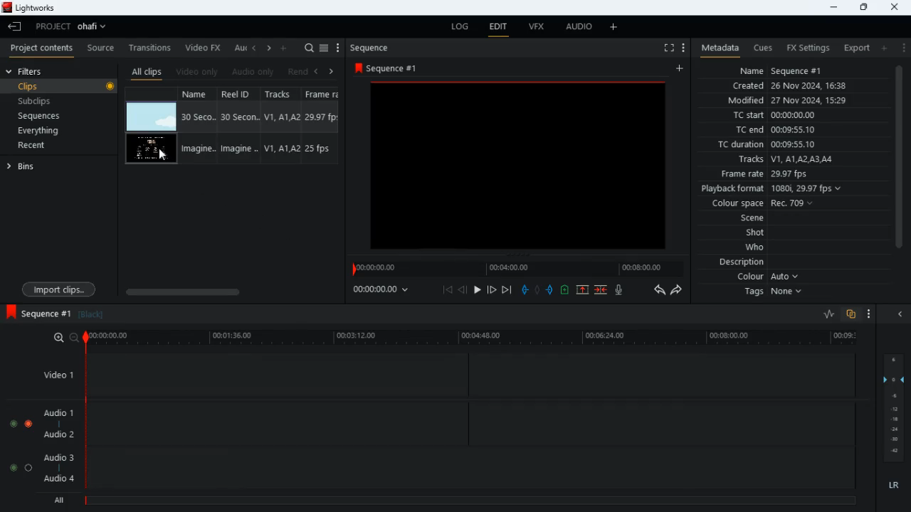  I want to click on menu, so click(338, 48).